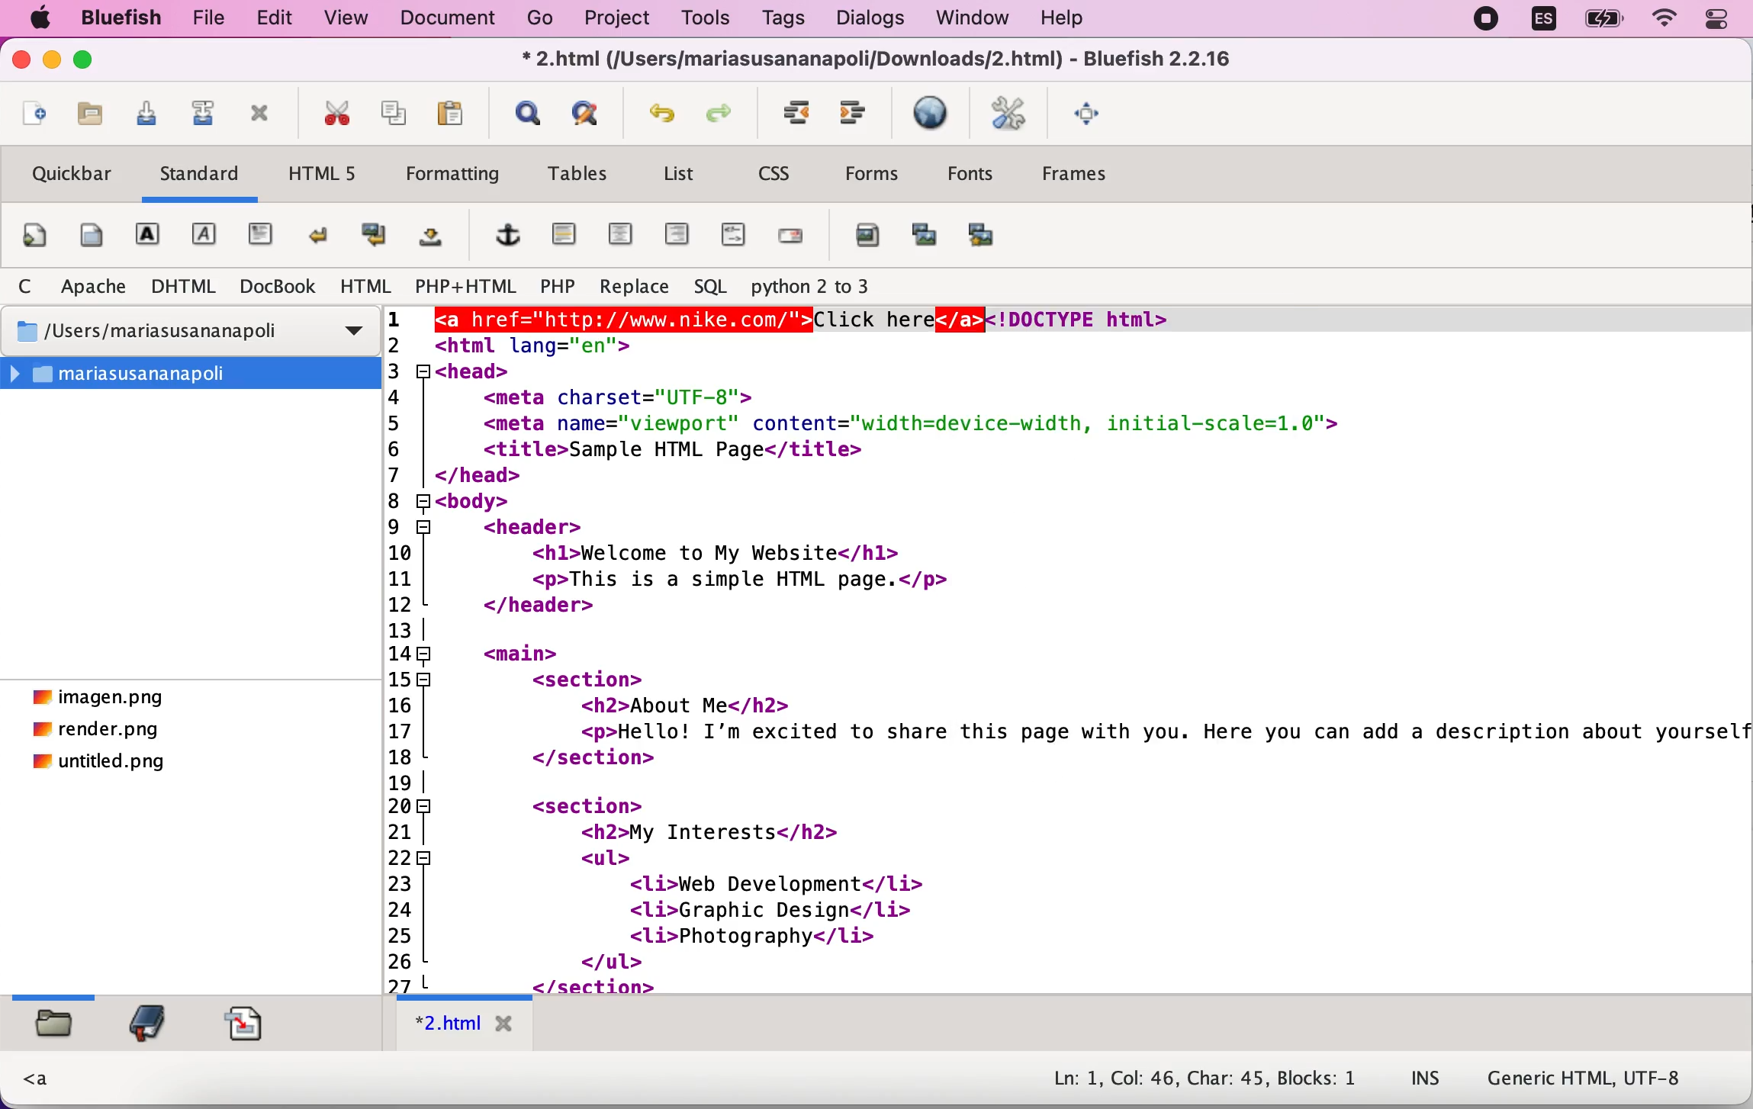 This screenshot has height=1109, width=1753. What do you see at coordinates (1095, 121) in the screenshot?
I see `full screen` at bounding box center [1095, 121].